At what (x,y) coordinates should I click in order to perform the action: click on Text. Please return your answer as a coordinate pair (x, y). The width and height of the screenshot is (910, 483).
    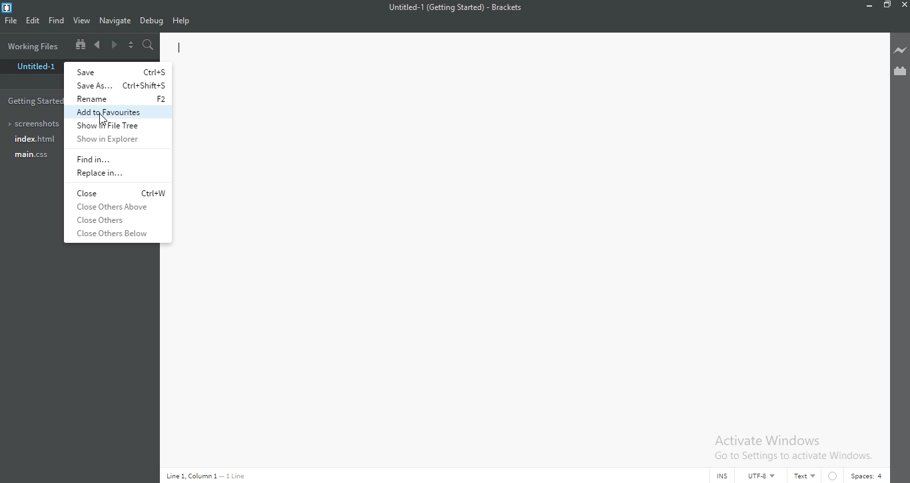
    Looking at the image, I should click on (804, 477).